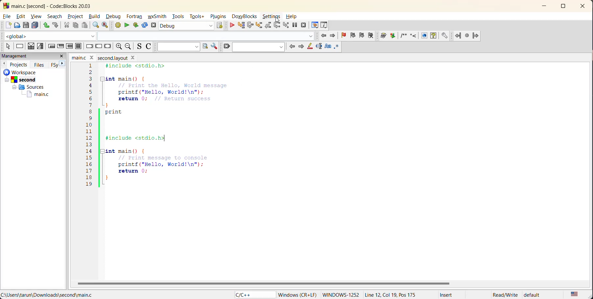  I want to click on break instruction, so click(90, 46).